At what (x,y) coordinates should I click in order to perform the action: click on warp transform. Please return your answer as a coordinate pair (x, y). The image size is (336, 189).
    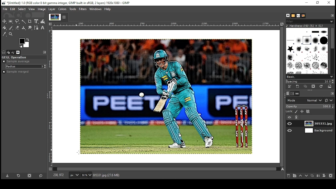
    Looking at the image, I should click on (43, 21).